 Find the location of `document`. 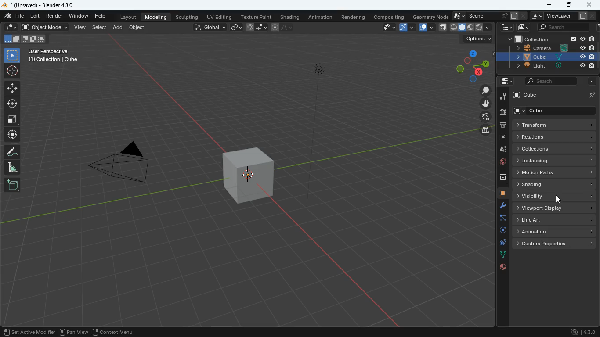

document is located at coordinates (519, 16).